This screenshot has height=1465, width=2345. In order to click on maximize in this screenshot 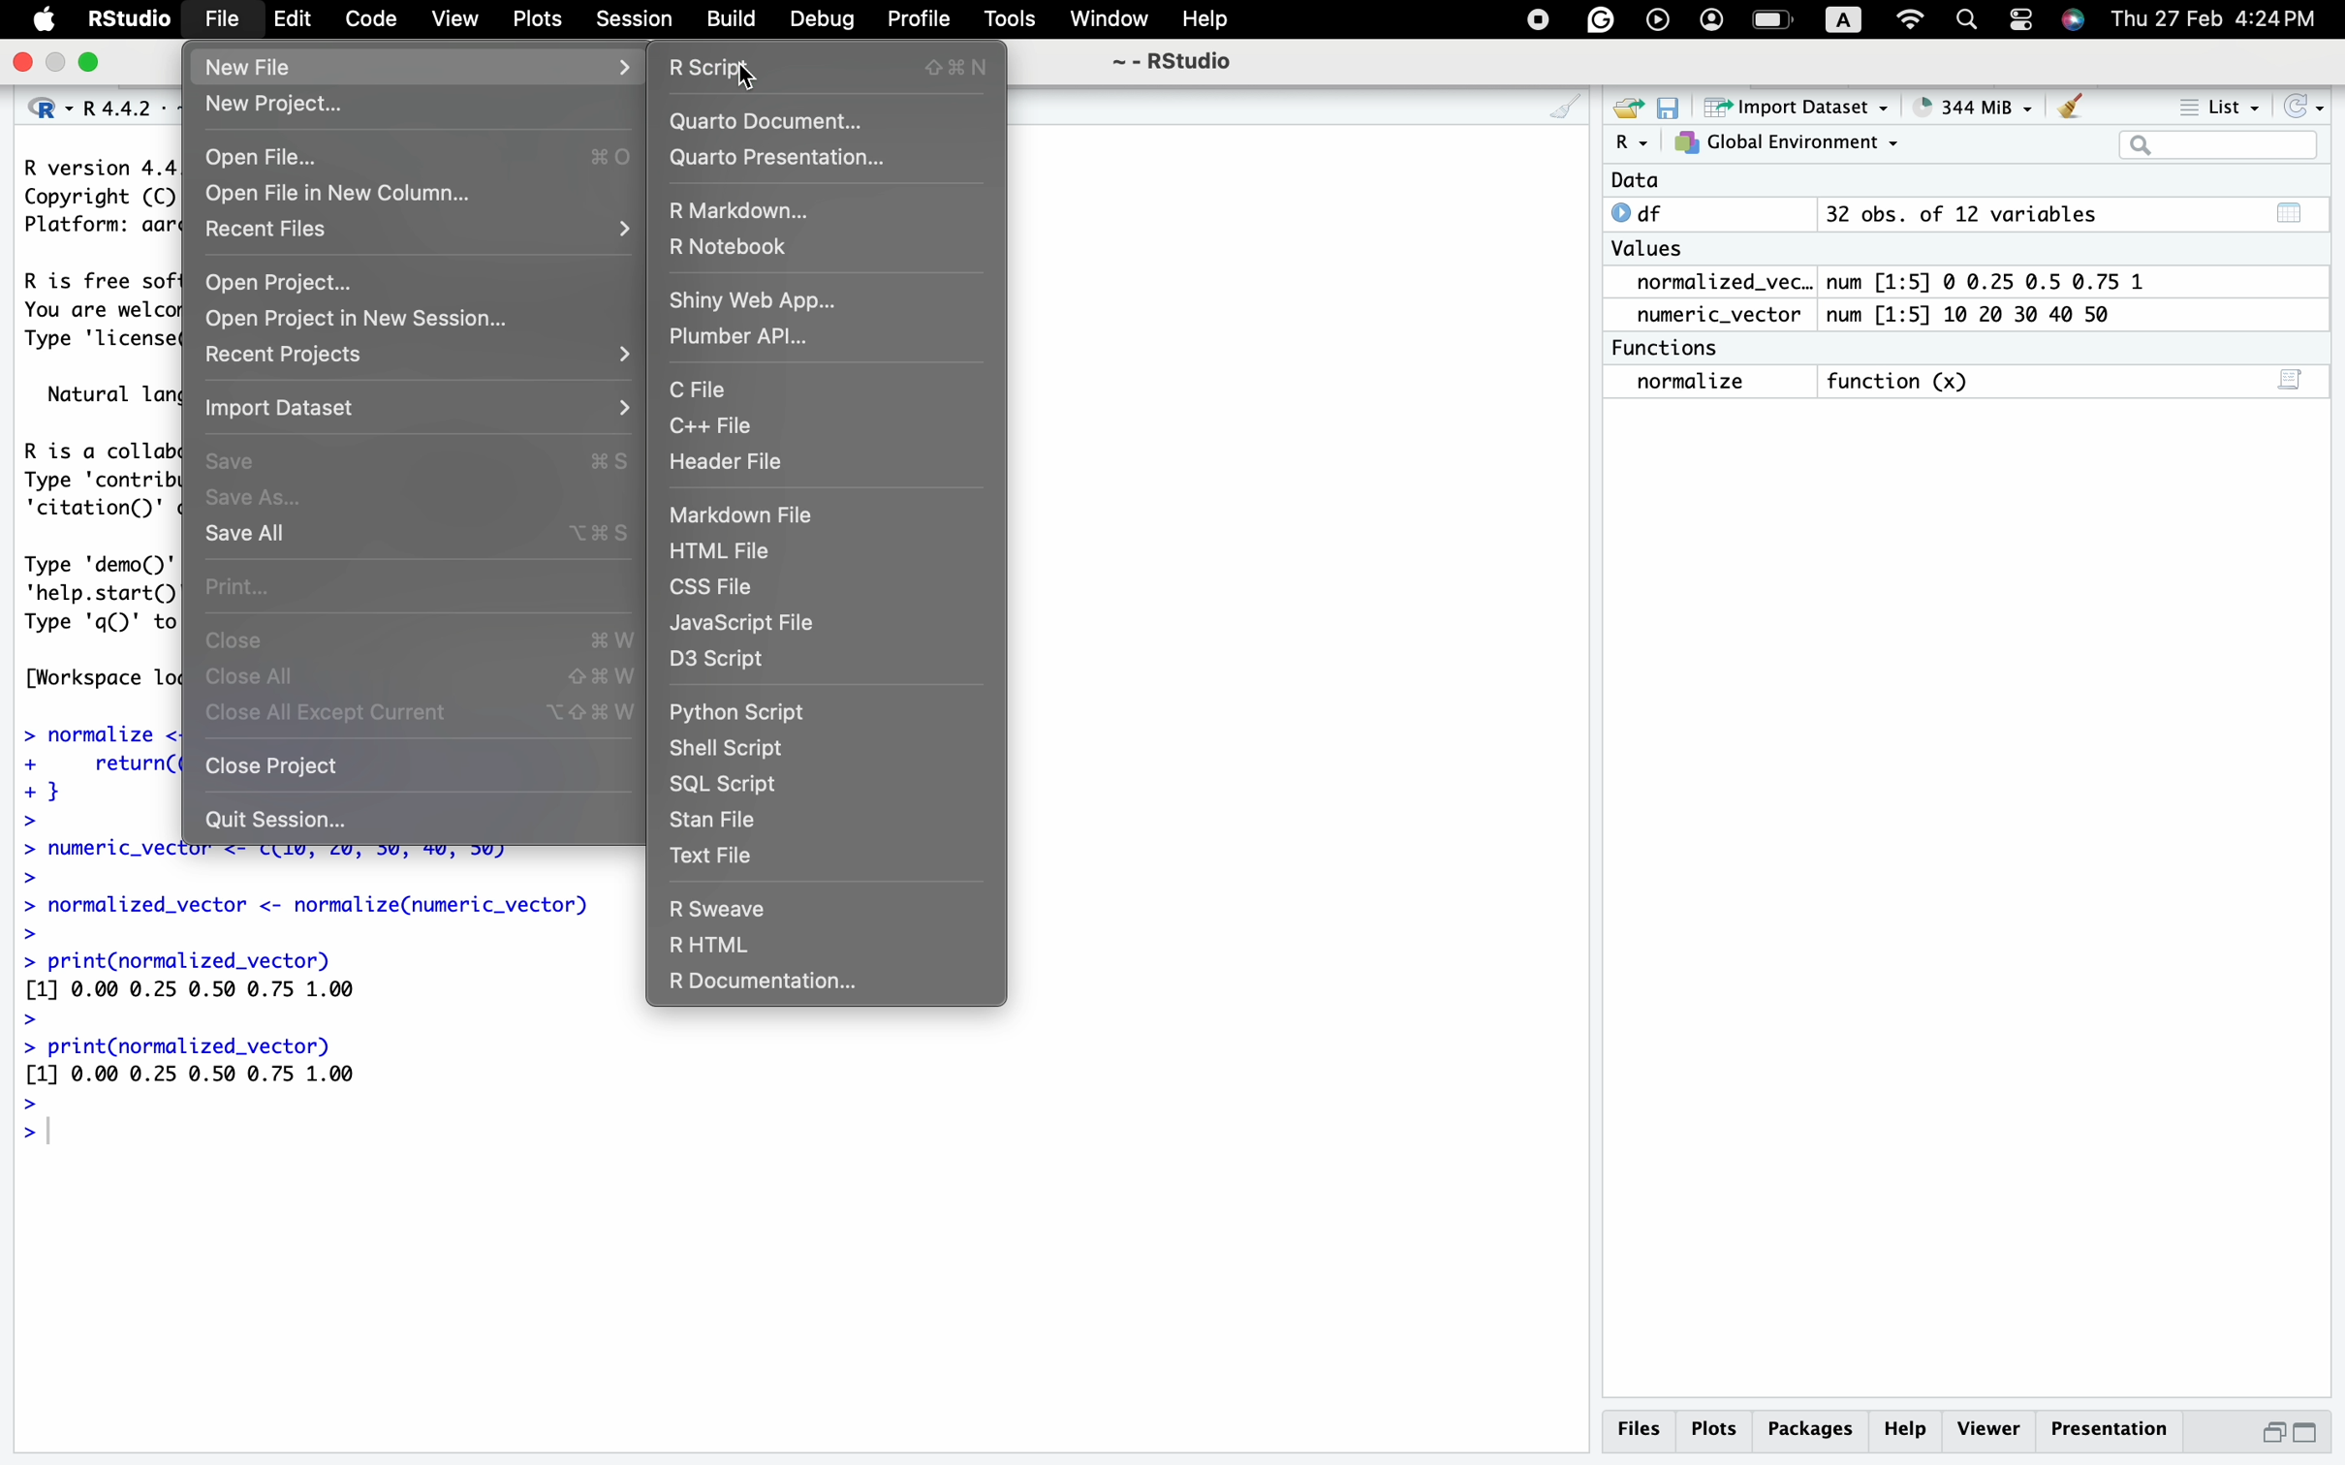, I will do `click(56, 62)`.